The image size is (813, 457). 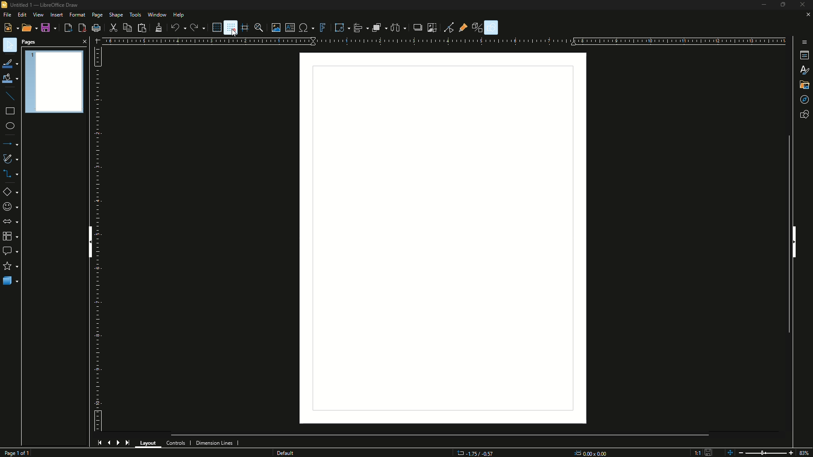 I want to click on Insert, so click(x=58, y=15).